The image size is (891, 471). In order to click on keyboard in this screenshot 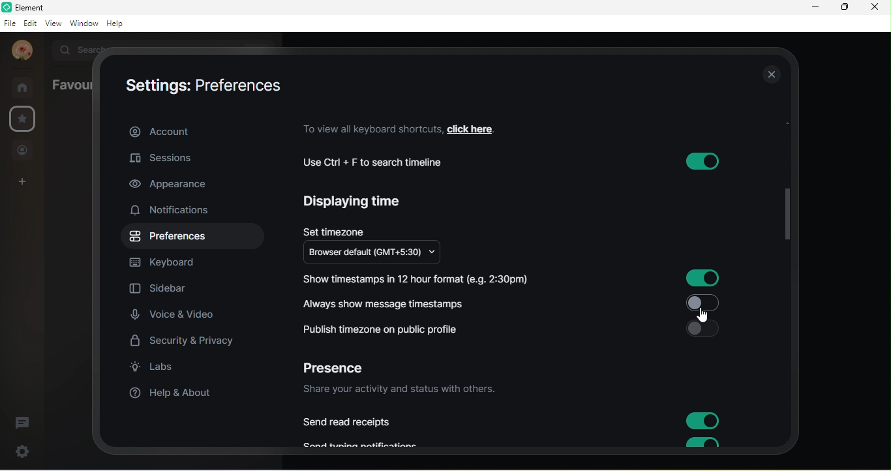, I will do `click(172, 262)`.